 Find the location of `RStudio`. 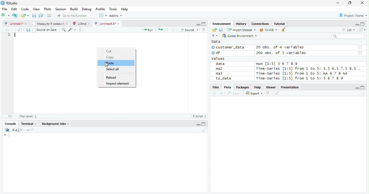

RStudio is located at coordinates (9, 3).